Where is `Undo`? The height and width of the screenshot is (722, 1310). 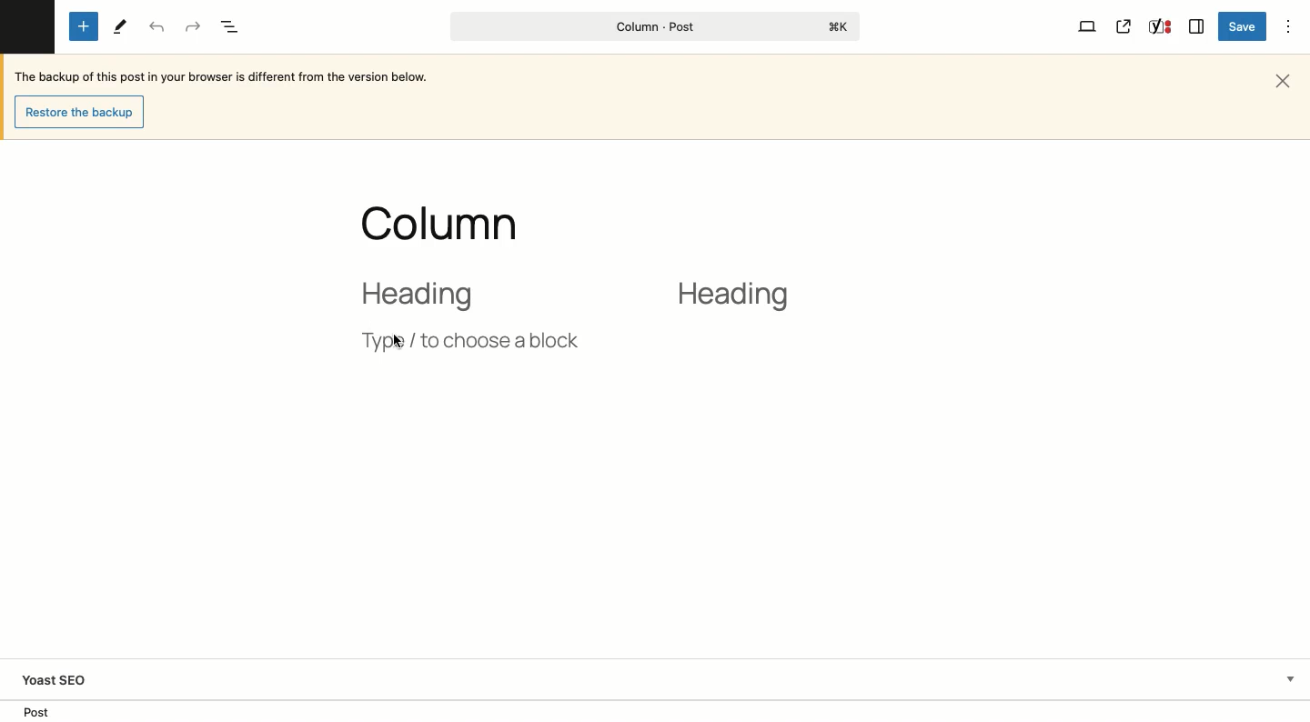
Undo is located at coordinates (158, 27).